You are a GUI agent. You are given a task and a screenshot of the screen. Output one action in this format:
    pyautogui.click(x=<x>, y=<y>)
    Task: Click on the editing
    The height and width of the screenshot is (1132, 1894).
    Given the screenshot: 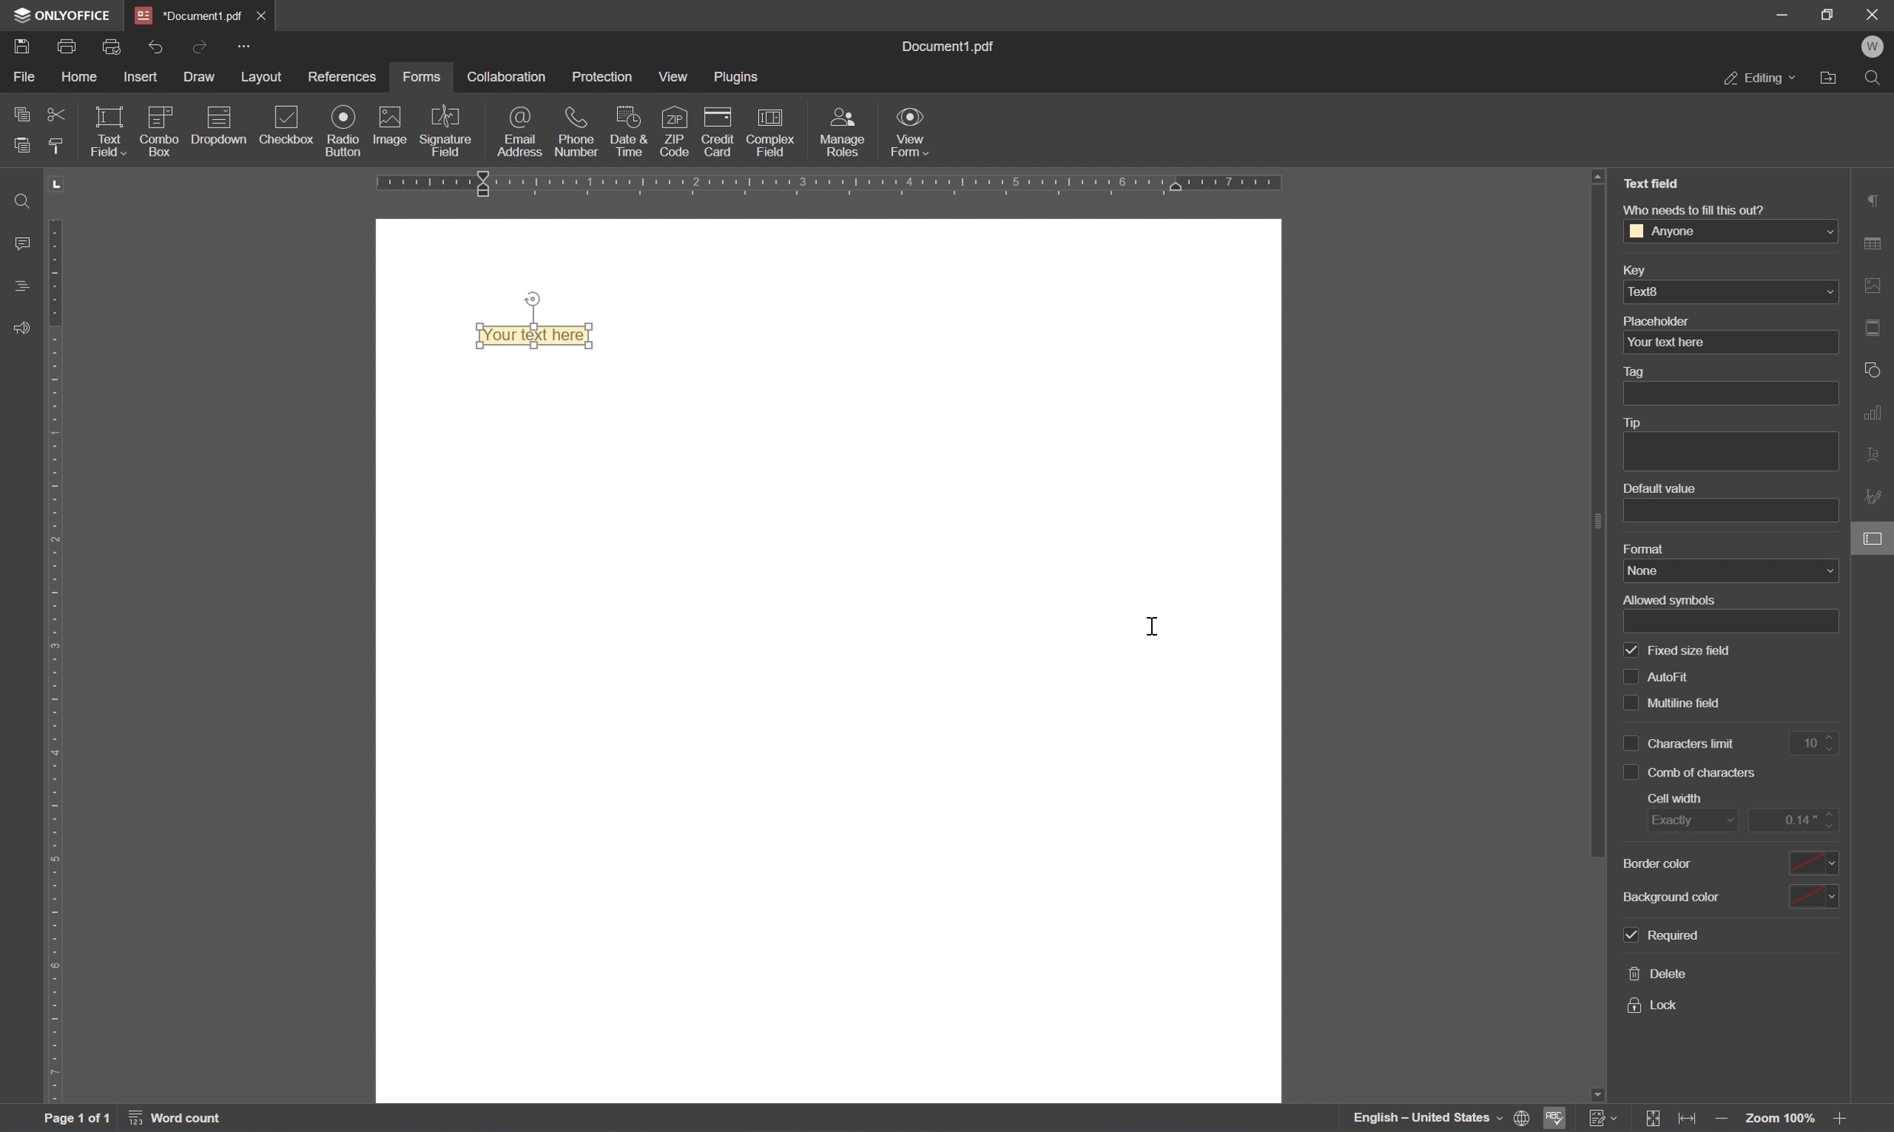 What is the action you would take?
    pyautogui.click(x=1759, y=80)
    